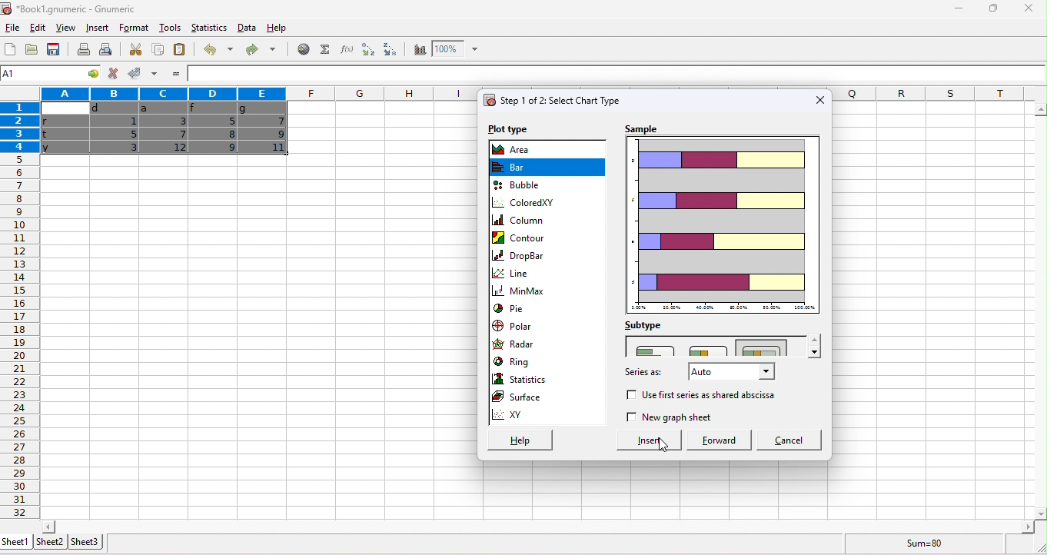 This screenshot has height=555, width=1047. What do you see at coordinates (820, 100) in the screenshot?
I see `exit` at bounding box center [820, 100].